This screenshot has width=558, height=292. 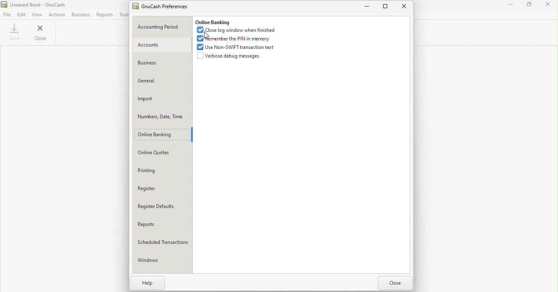 What do you see at coordinates (80, 15) in the screenshot?
I see `Business` at bounding box center [80, 15].